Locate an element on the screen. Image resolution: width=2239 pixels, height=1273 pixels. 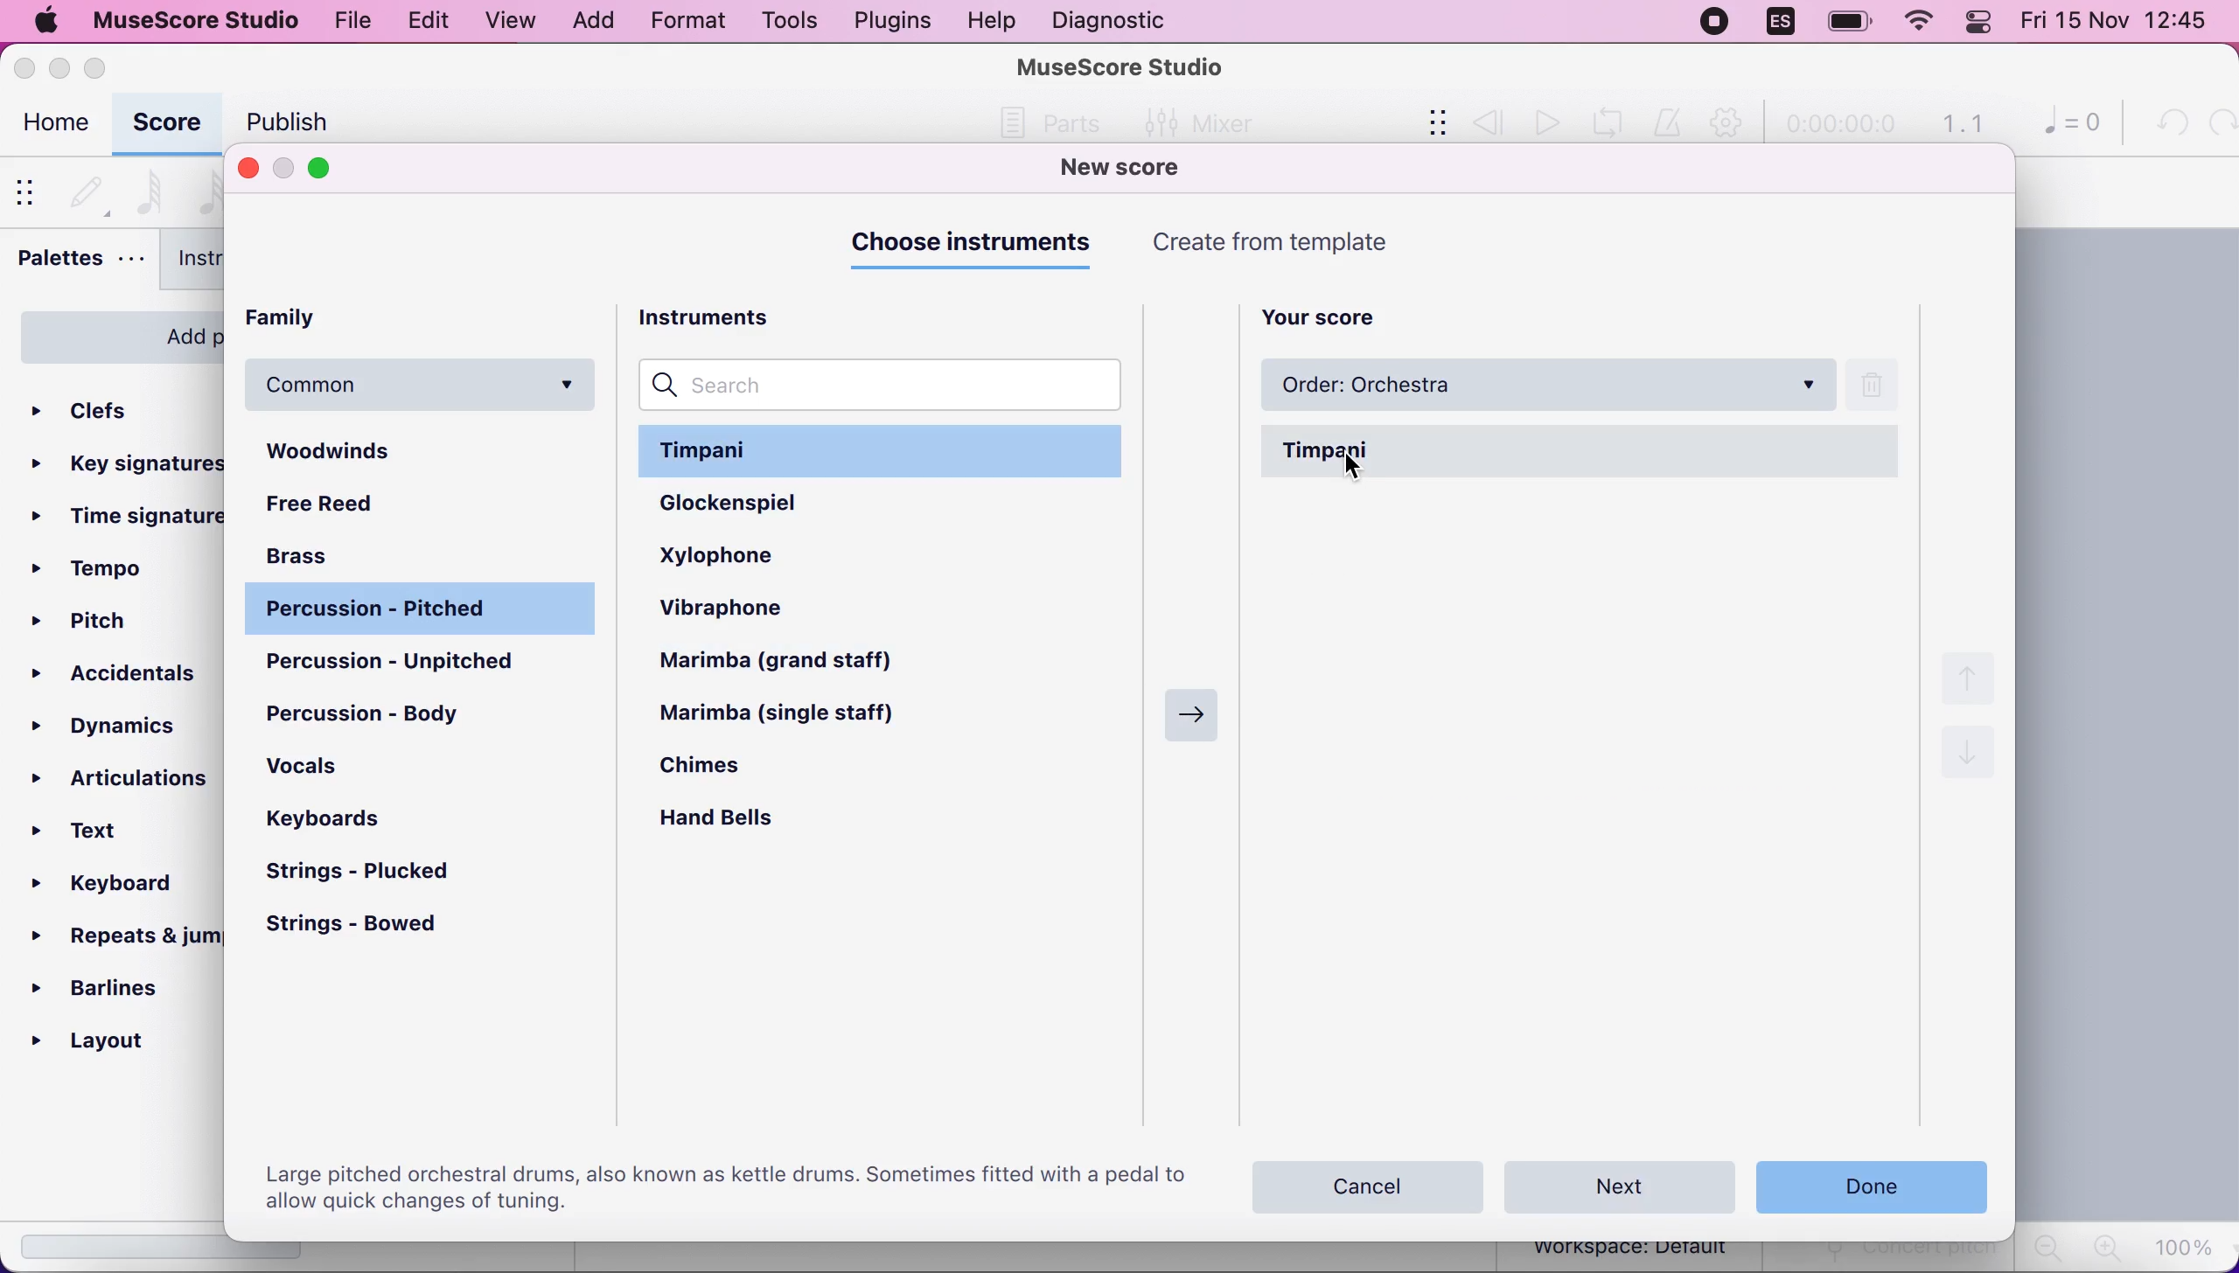
new score is located at coordinates (1145, 169).